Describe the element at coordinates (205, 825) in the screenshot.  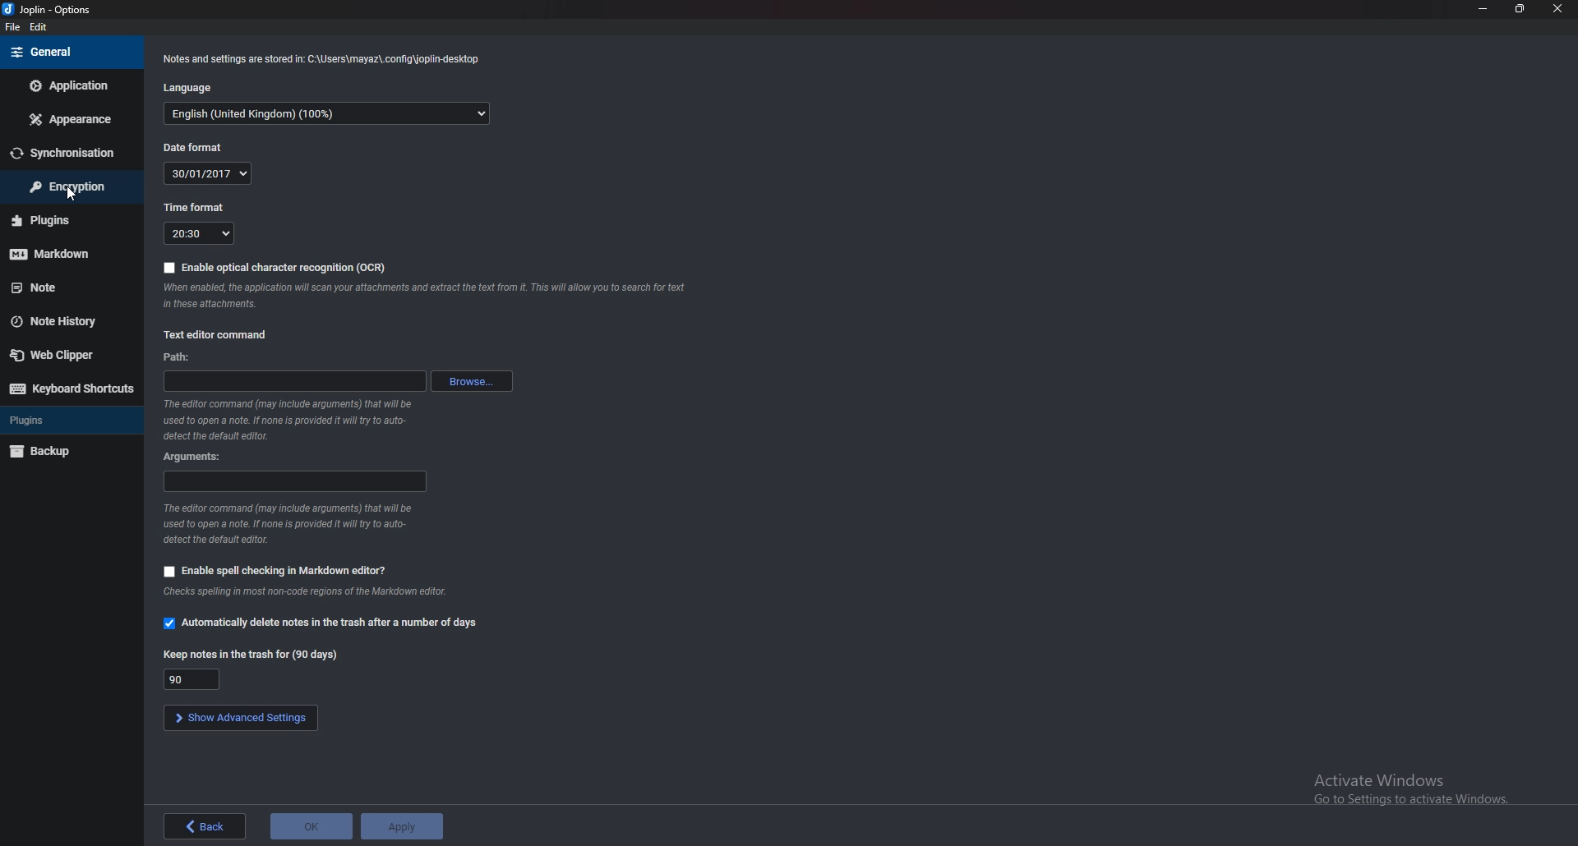
I see `back` at that location.